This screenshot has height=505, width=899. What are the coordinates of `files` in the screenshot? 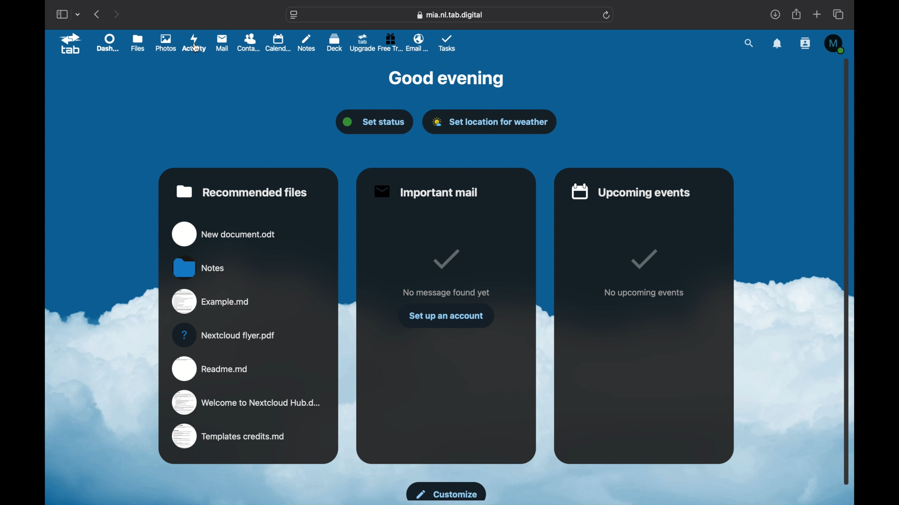 It's located at (138, 44).